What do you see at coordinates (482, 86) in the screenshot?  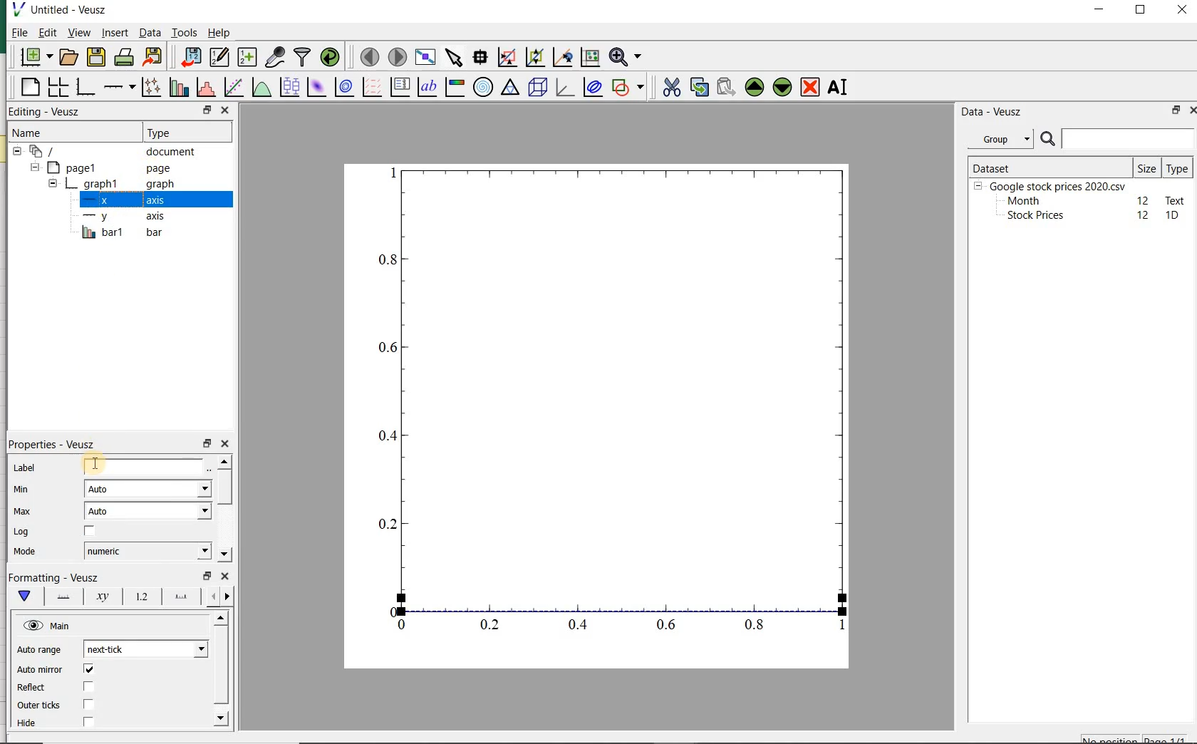 I see `polar graph` at bounding box center [482, 86].